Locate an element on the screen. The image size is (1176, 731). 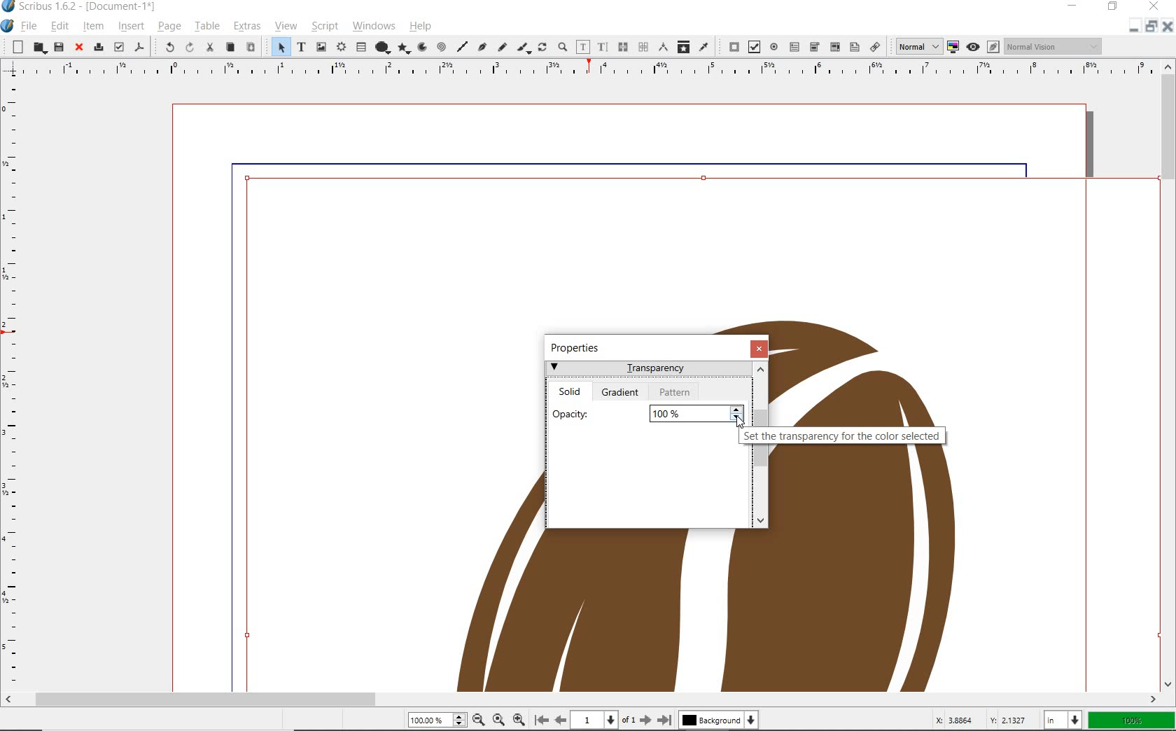
Zoom Out is located at coordinates (479, 720).